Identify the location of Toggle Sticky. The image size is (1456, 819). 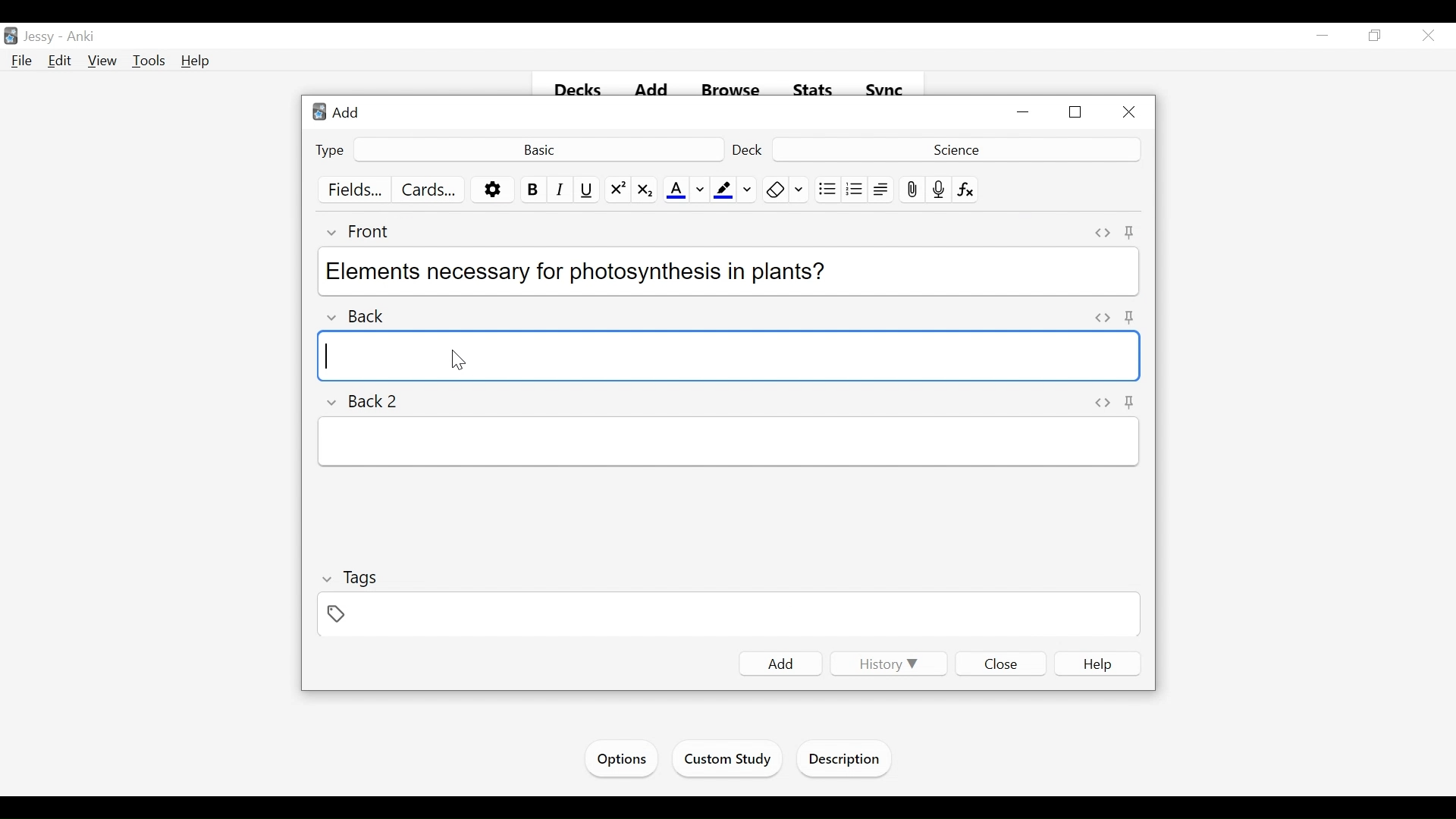
(1128, 318).